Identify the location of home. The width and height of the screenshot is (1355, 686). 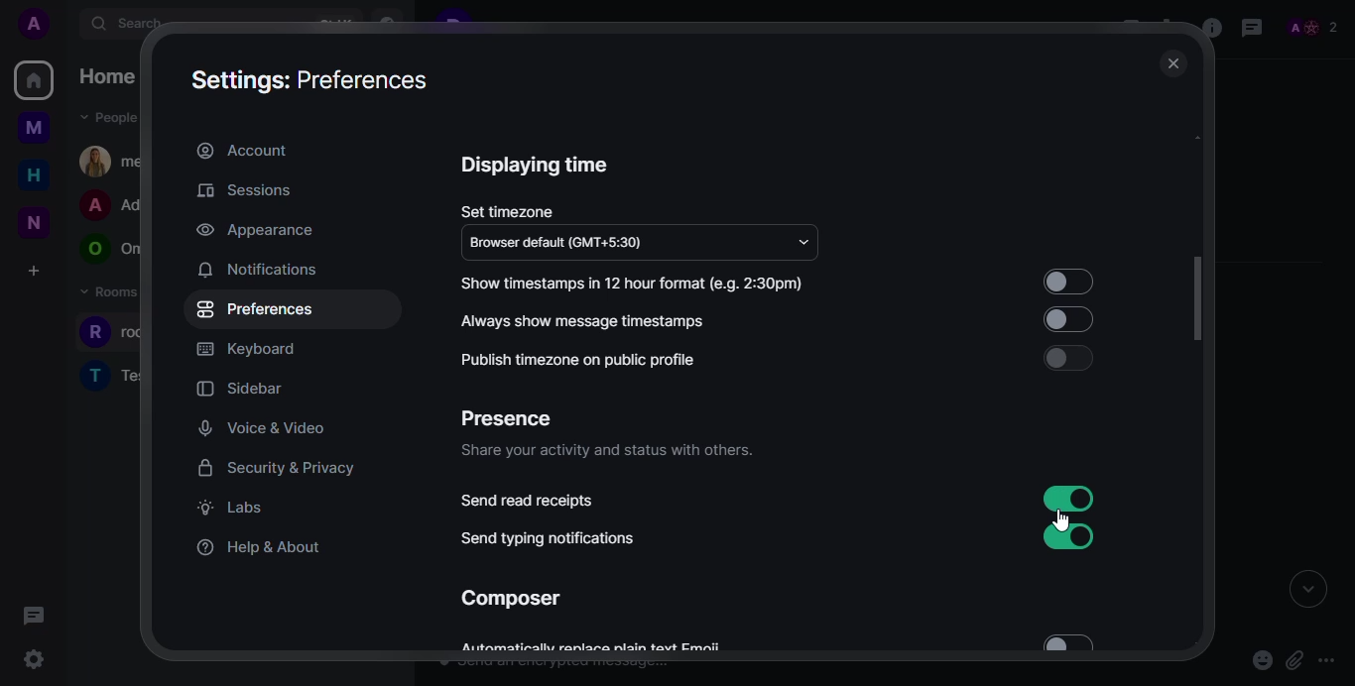
(35, 80).